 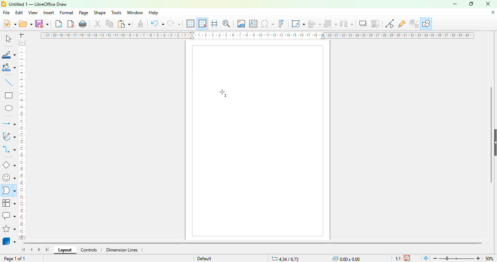 What do you see at coordinates (478, 258) in the screenshot?
I see `zoom in` at bounding box center [478, 258].